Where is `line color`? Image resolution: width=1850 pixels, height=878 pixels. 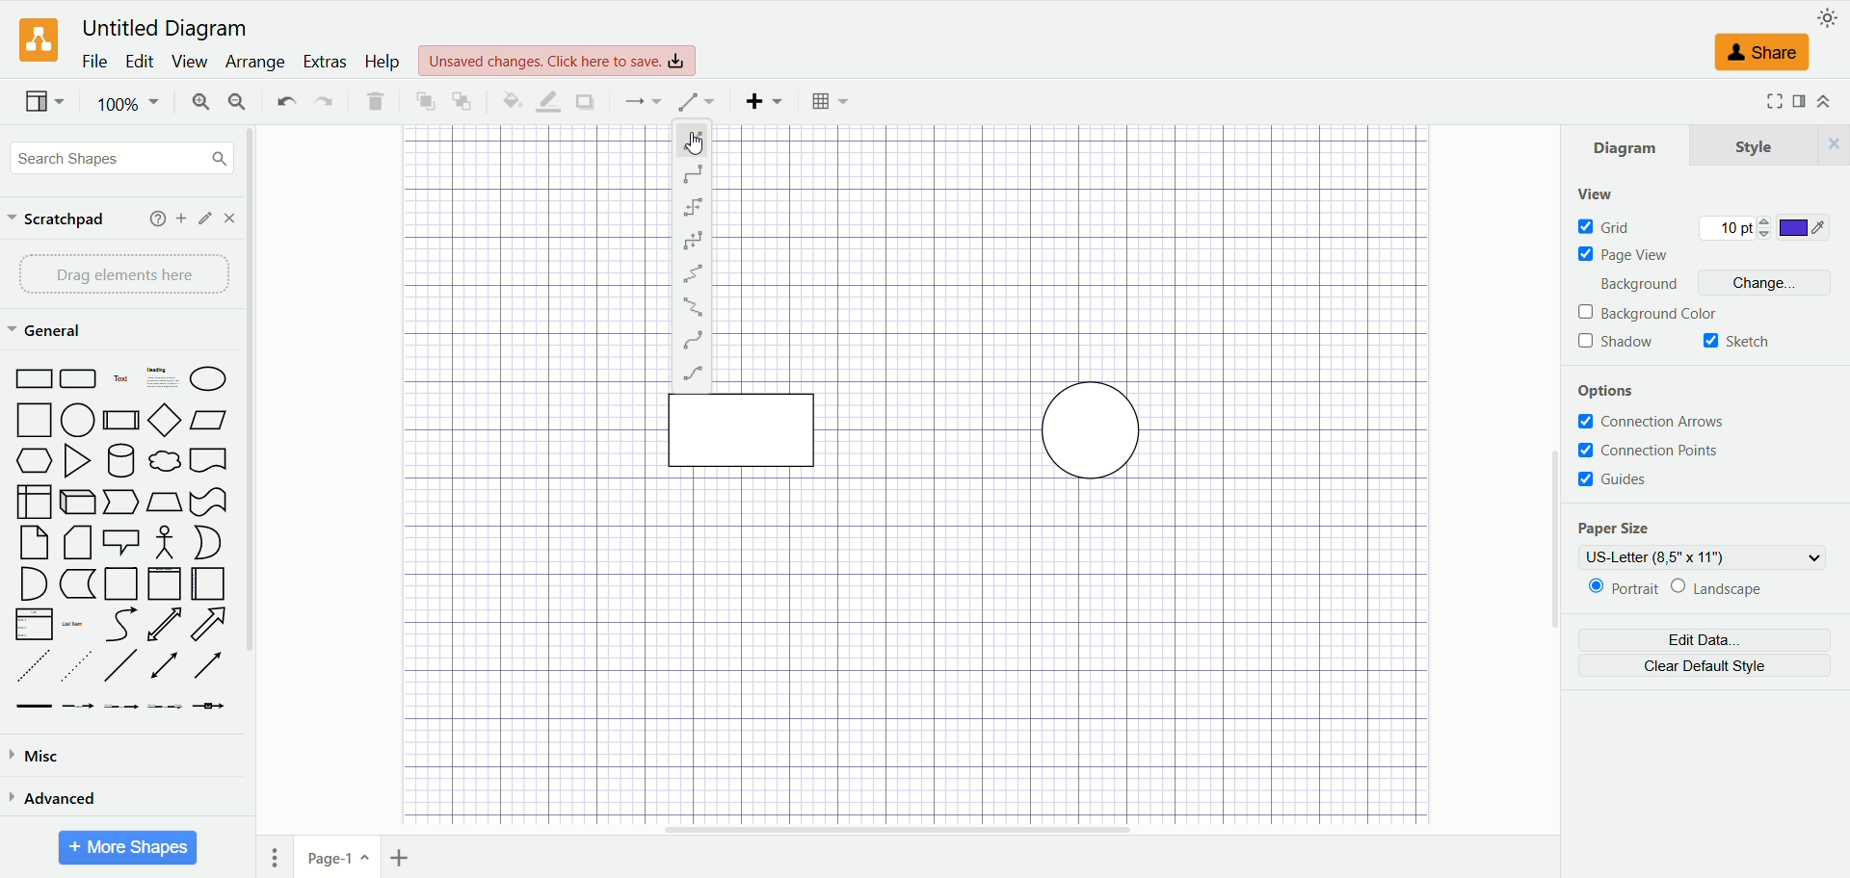
line color is located at coordinates (550, 102).